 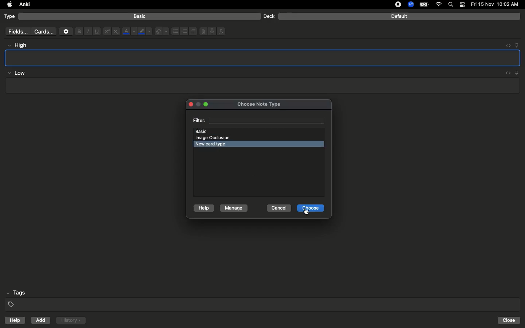 I want to click on Zoom, so click(x=410, y=5).